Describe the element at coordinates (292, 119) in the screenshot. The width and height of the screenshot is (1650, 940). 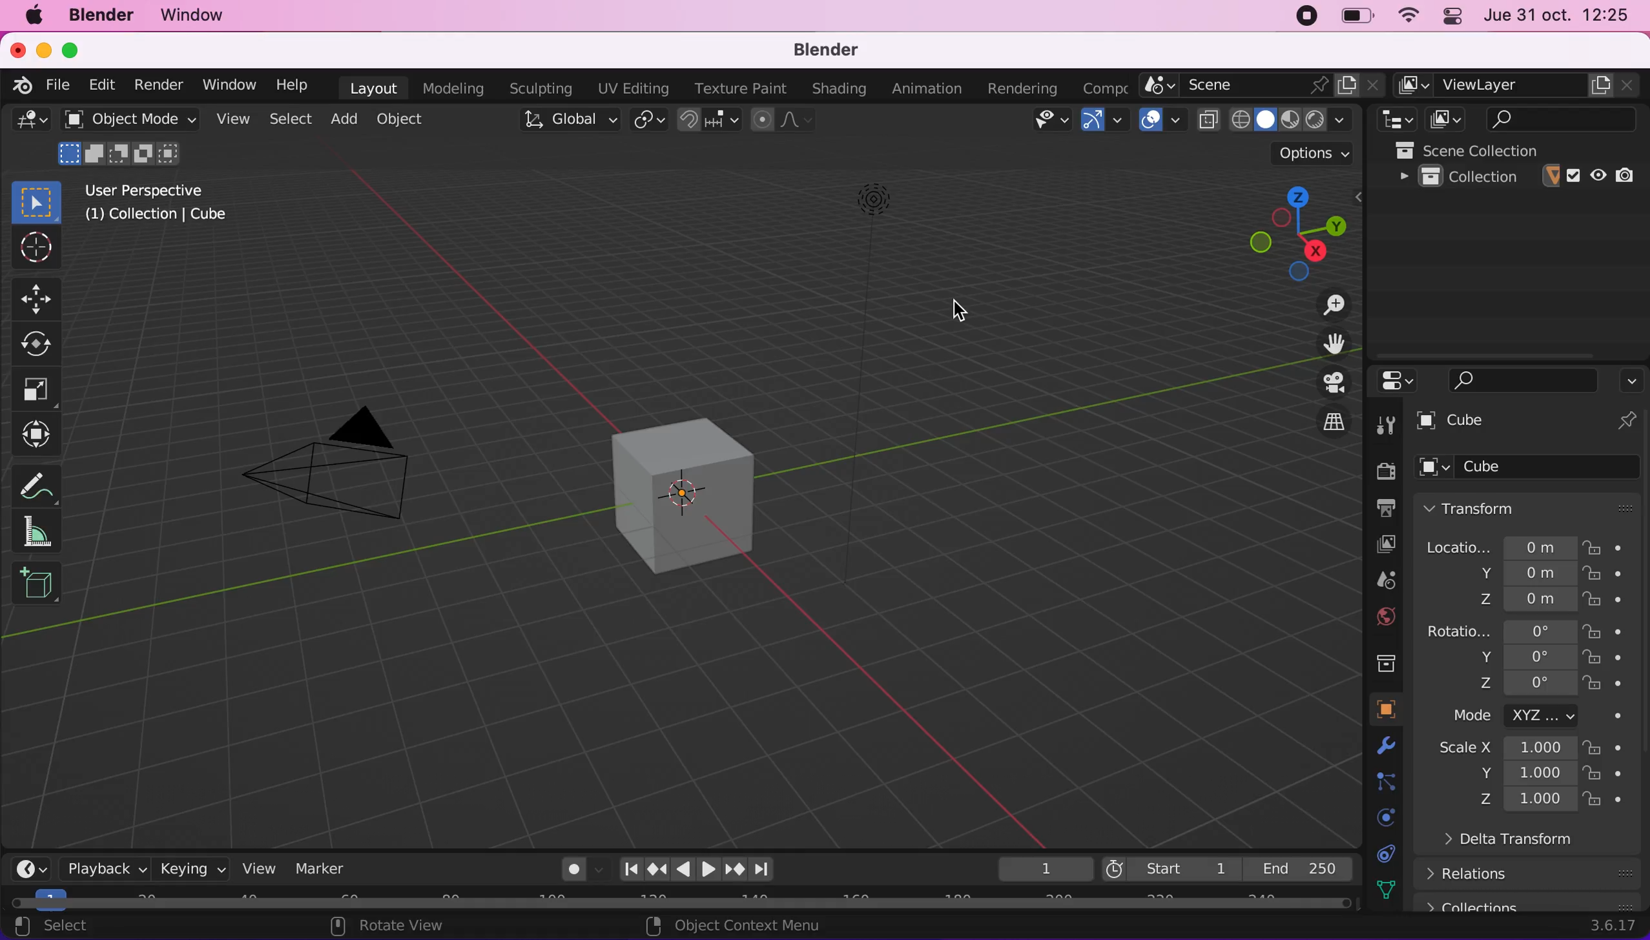
I see `select` at that location.